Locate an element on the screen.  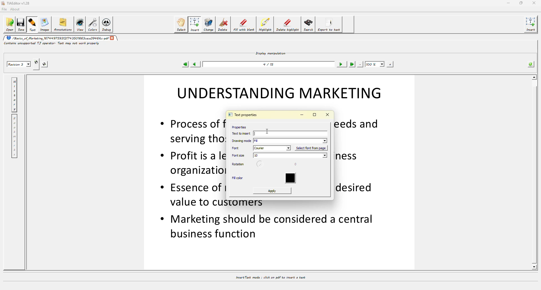
delete is located at coordinates (223, 24).